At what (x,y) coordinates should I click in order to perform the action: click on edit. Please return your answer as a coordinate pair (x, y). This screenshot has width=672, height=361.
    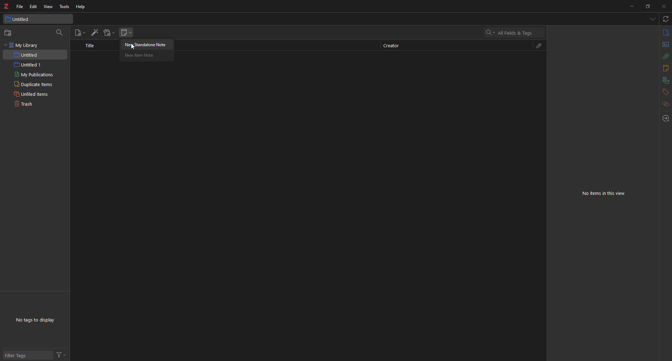
    Looking at the image, I should click on (34, 6).